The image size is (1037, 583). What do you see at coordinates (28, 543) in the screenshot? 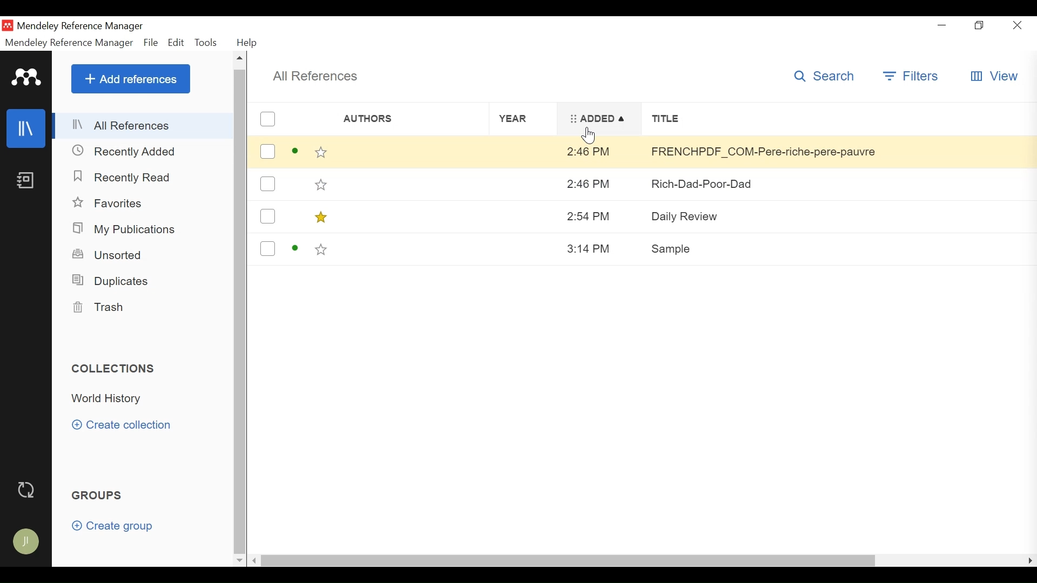
I see `Avatar` at bounding box center [28, 543].